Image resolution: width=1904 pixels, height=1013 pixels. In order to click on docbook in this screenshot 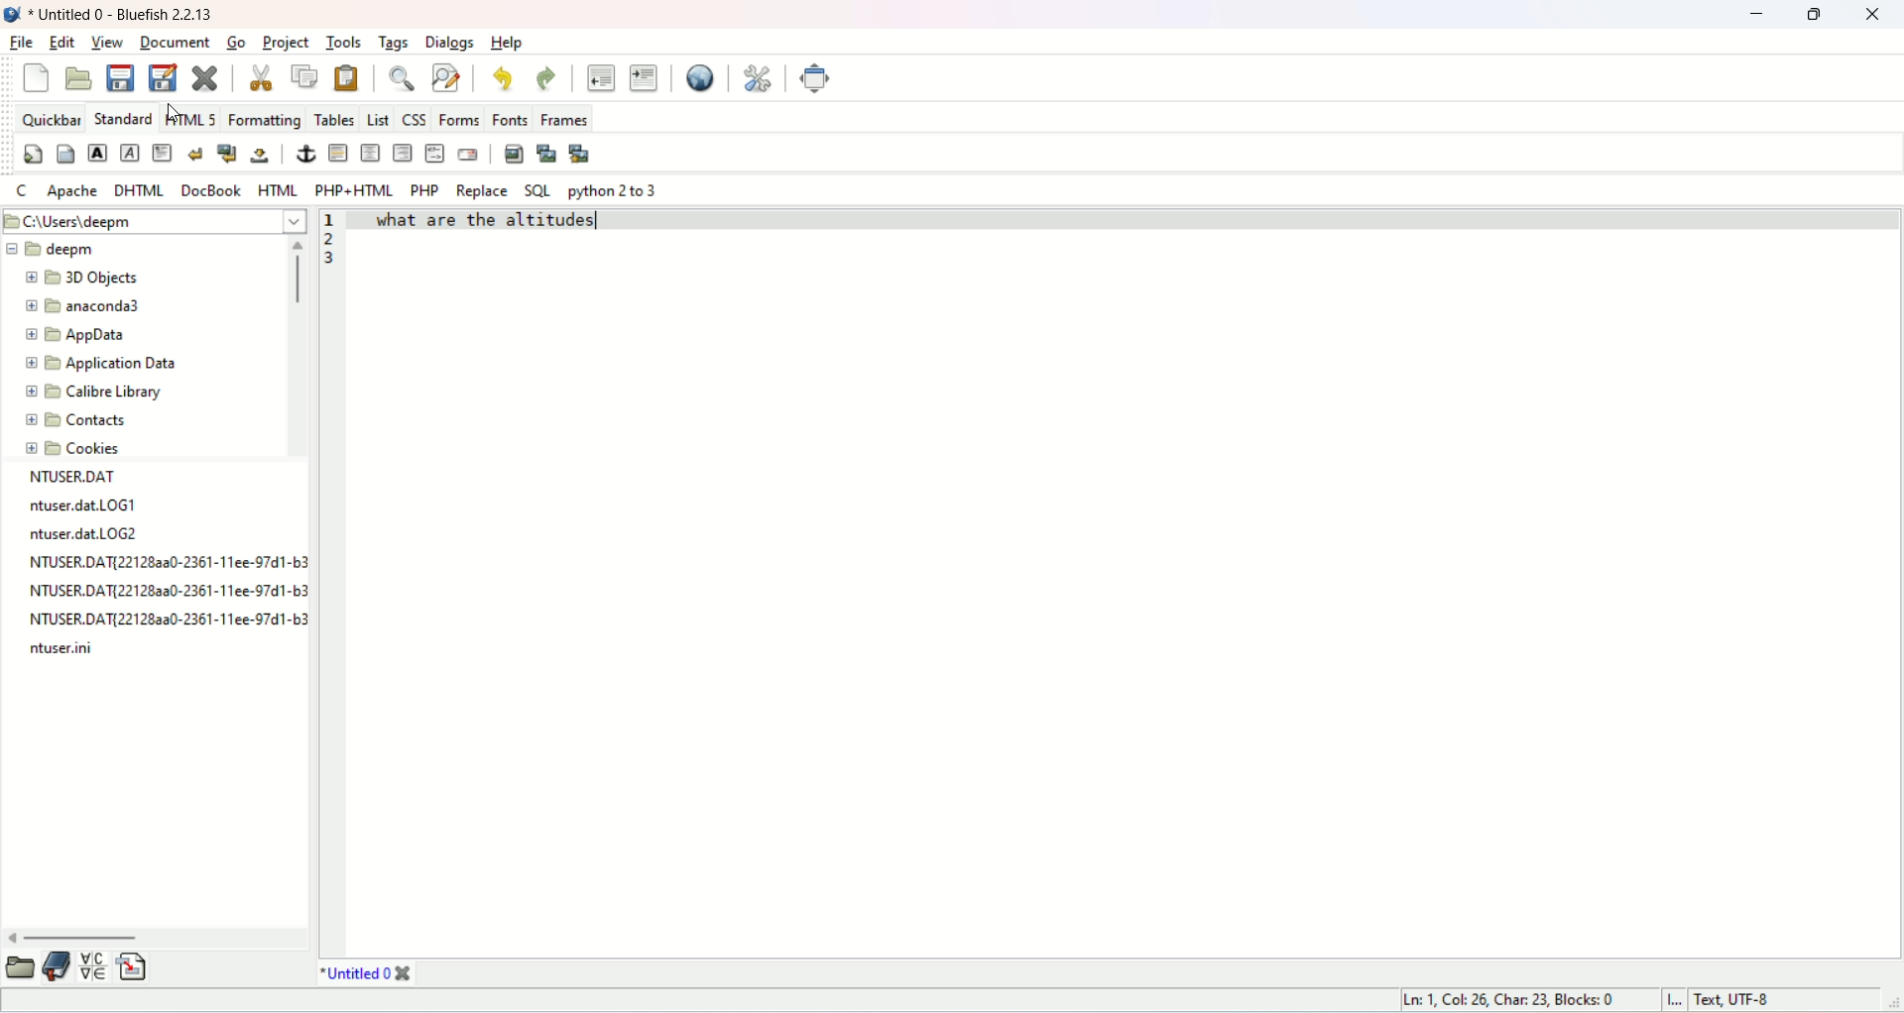, I will do `click(214, 187)`.